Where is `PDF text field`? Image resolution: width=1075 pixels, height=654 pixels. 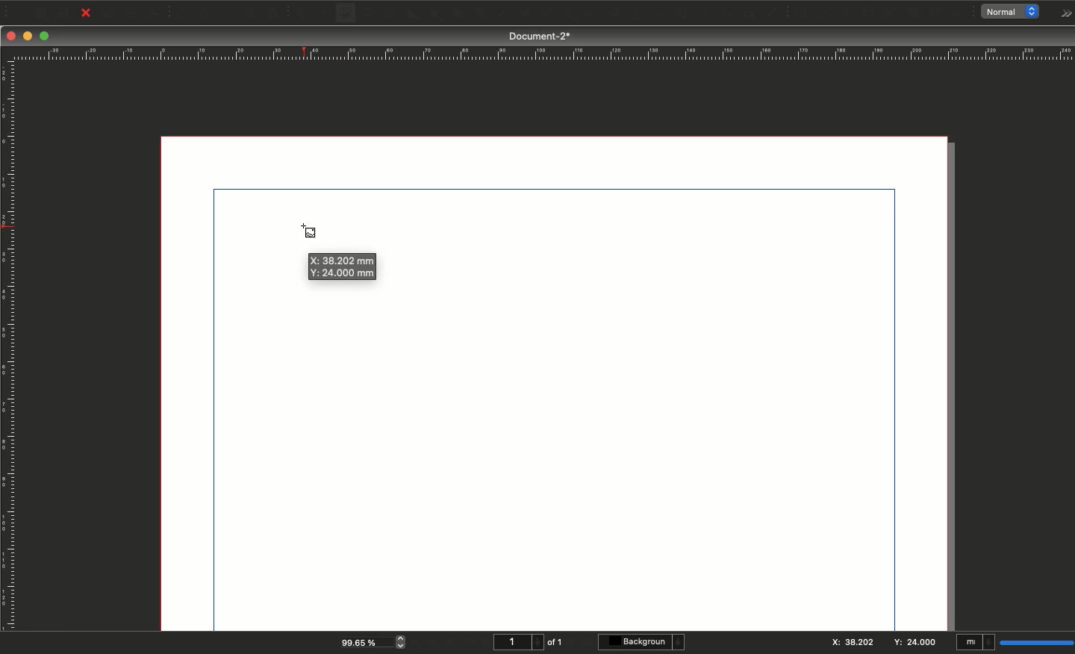
PDF text field is located at coordinates (867, 13).